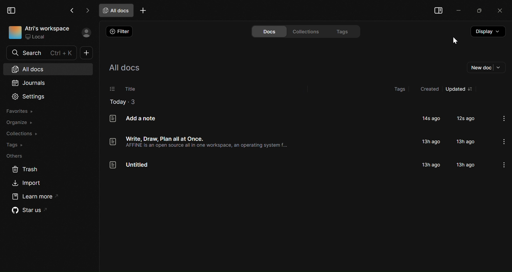  What do you see at coordinates (130, 89) in the screenshot?
I see `Title` at bounding box center [130, 89].